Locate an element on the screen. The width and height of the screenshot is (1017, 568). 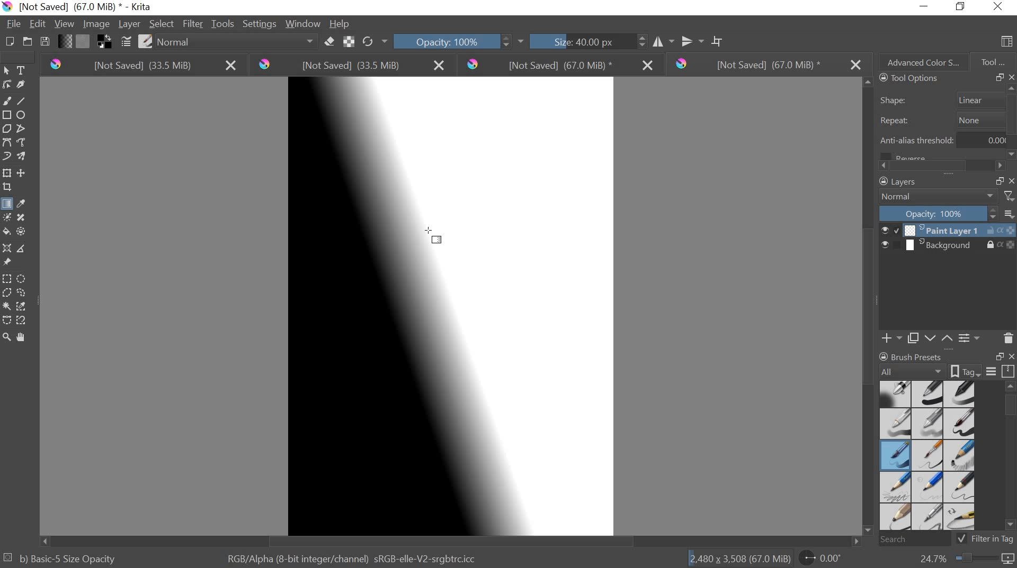
FILTERS is located at coordinates (1009, 196).